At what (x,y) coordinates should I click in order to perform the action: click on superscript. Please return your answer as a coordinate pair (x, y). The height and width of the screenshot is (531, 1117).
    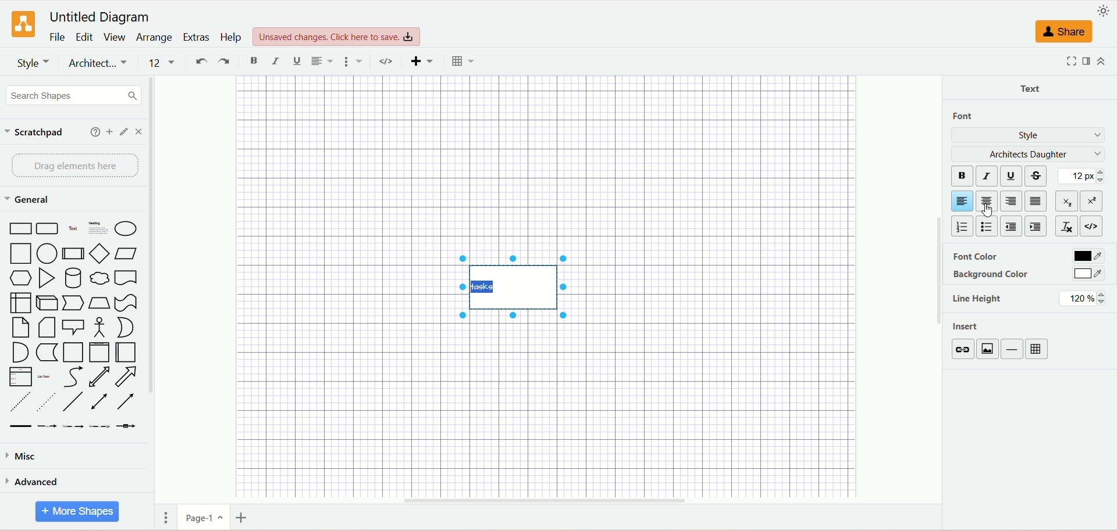
    Looking at the image, I should click on (1094, 202).